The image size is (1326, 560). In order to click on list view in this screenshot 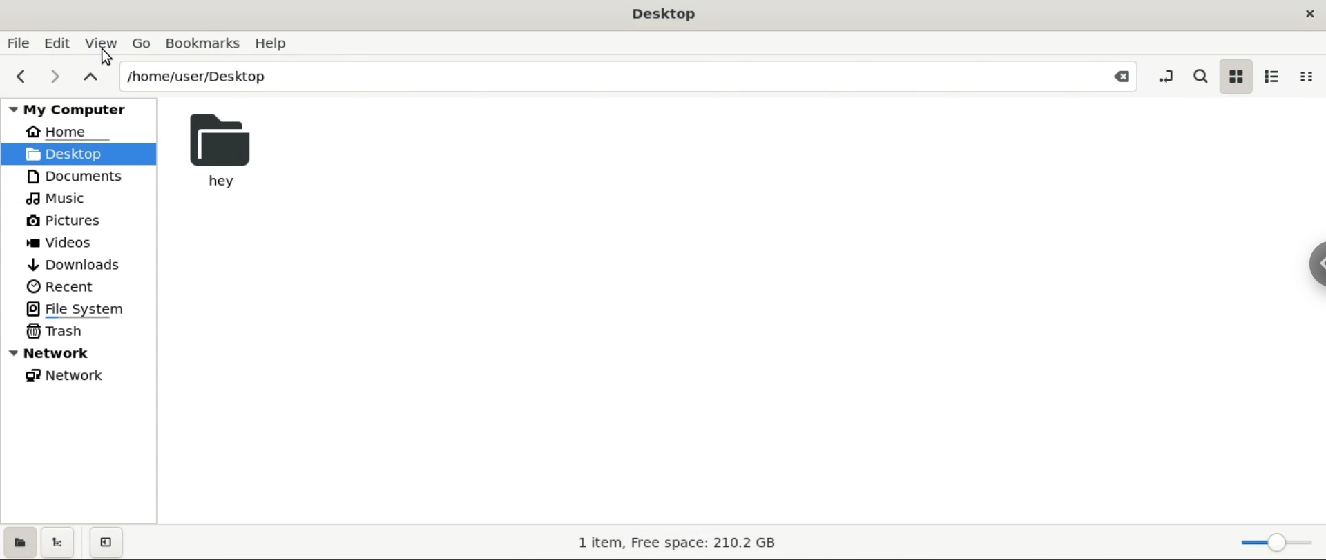, I will do `click(1278, 76)`.